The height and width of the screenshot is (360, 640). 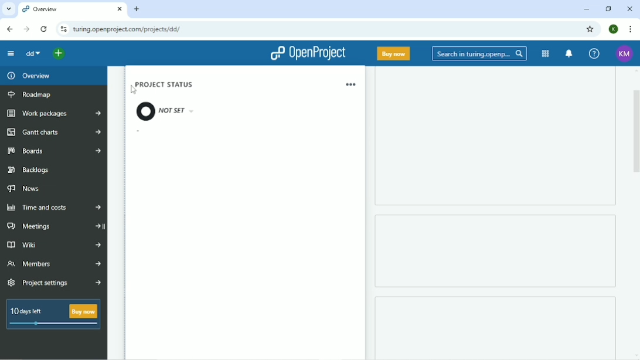 I want to click on Reload this page, so click(x=45, y=29).